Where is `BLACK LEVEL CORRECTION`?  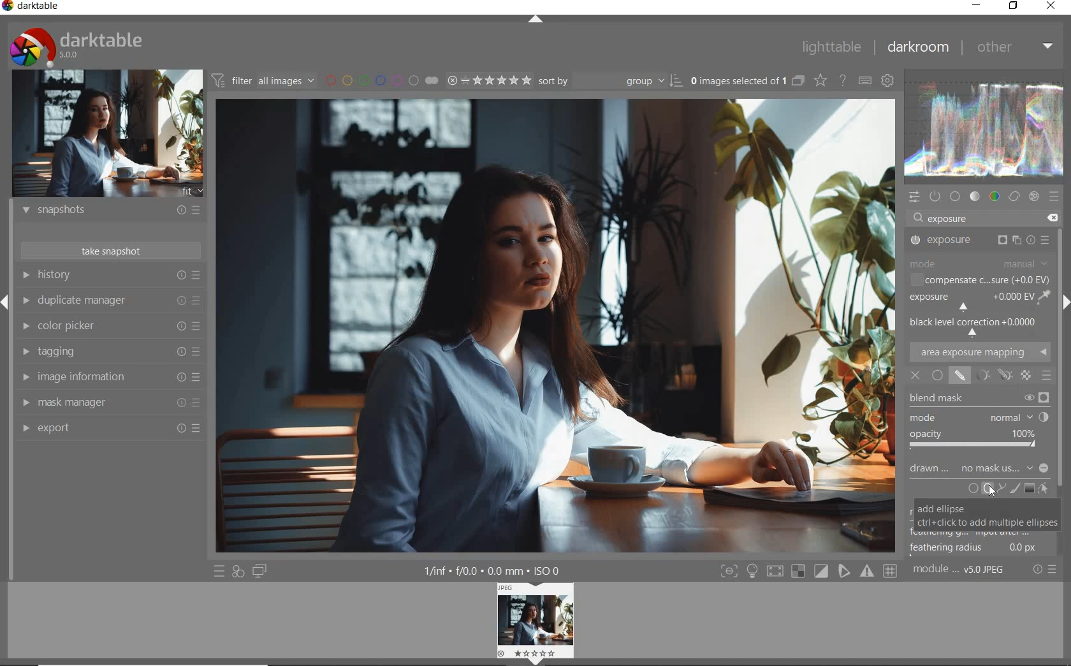 BLACK LEVEL CORRECTION is located at coordinates (976, 324).